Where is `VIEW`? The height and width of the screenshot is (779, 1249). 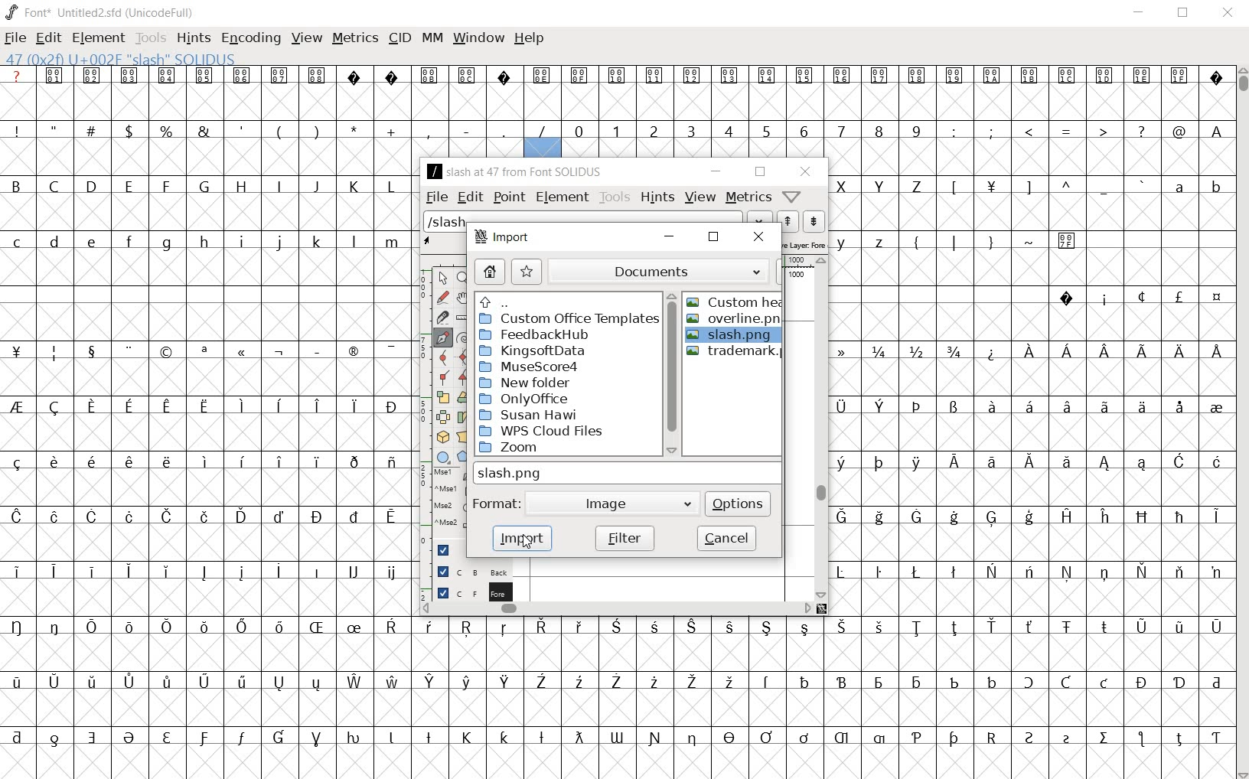 VIEW is located at coordinates (307, 38).